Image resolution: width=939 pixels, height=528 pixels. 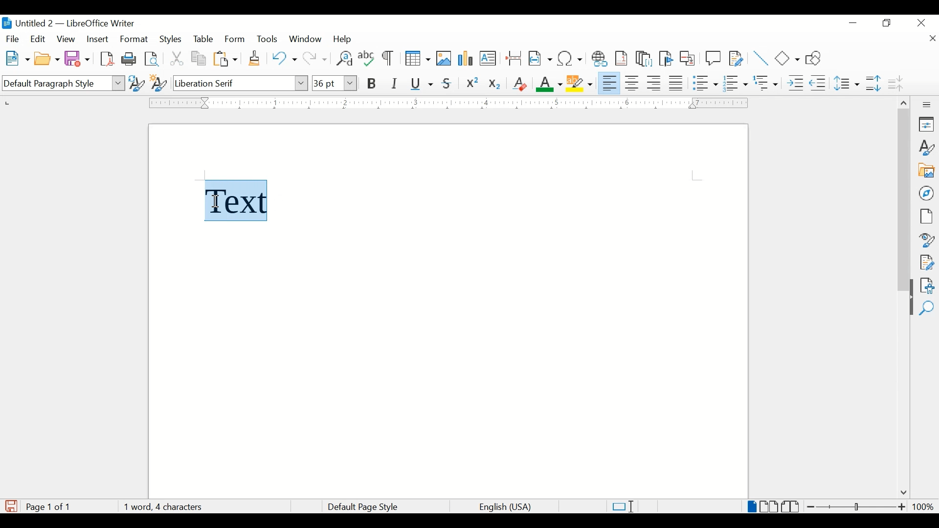 What do you see at coordinates (46, 59) in the screenshot?
I see `open` at bounding box center [46, 59].